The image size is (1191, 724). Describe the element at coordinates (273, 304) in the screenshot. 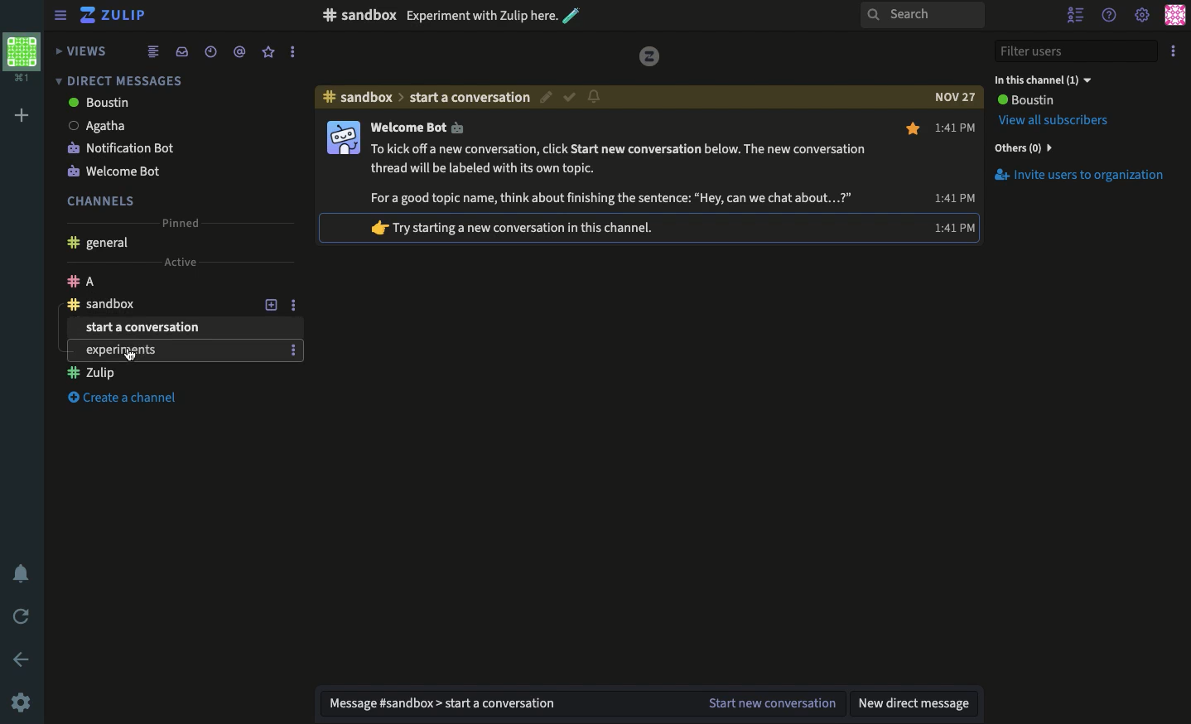

I see `Add a topic` at that location.